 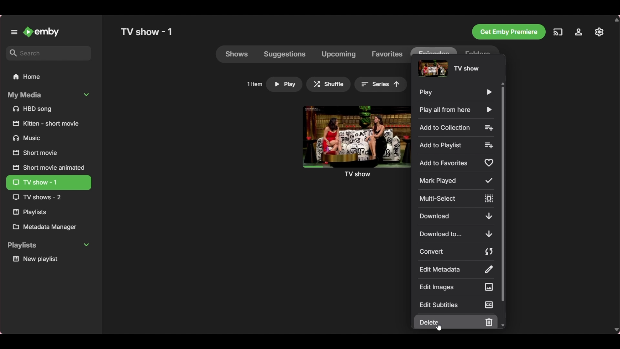 I want to click on Add to playlist, so click(x=456, y=145).